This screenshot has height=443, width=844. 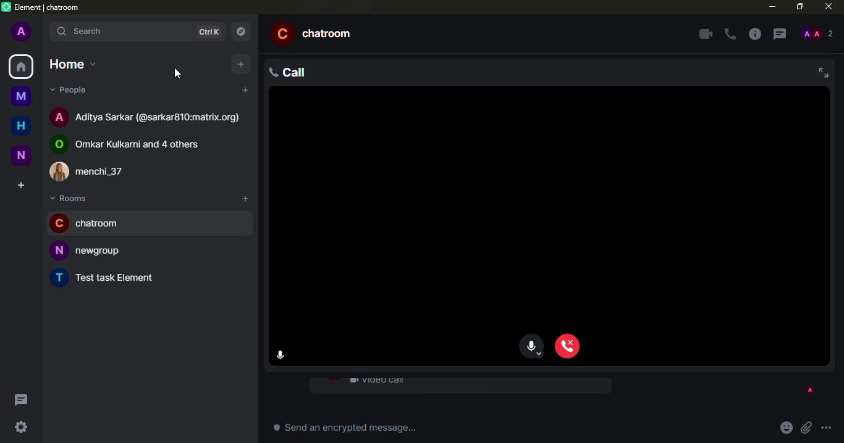 I want to click on create space, so click(x=21, y=184).